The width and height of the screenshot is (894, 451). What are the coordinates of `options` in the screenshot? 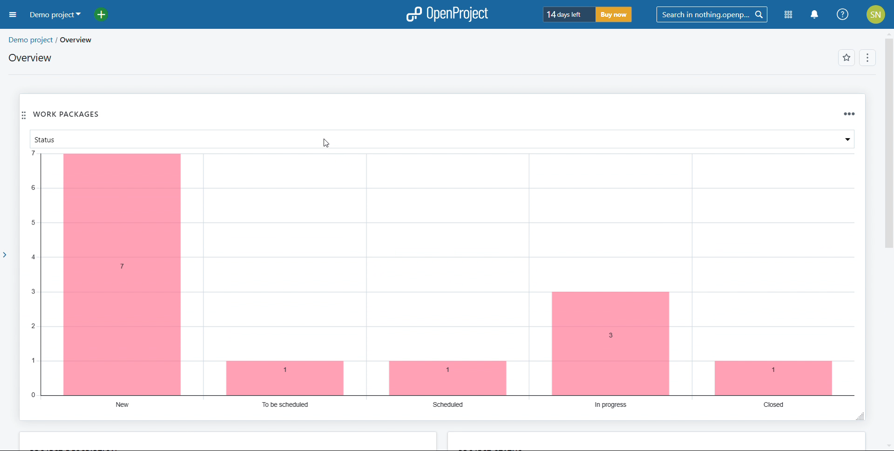 It's located at (867, 58).